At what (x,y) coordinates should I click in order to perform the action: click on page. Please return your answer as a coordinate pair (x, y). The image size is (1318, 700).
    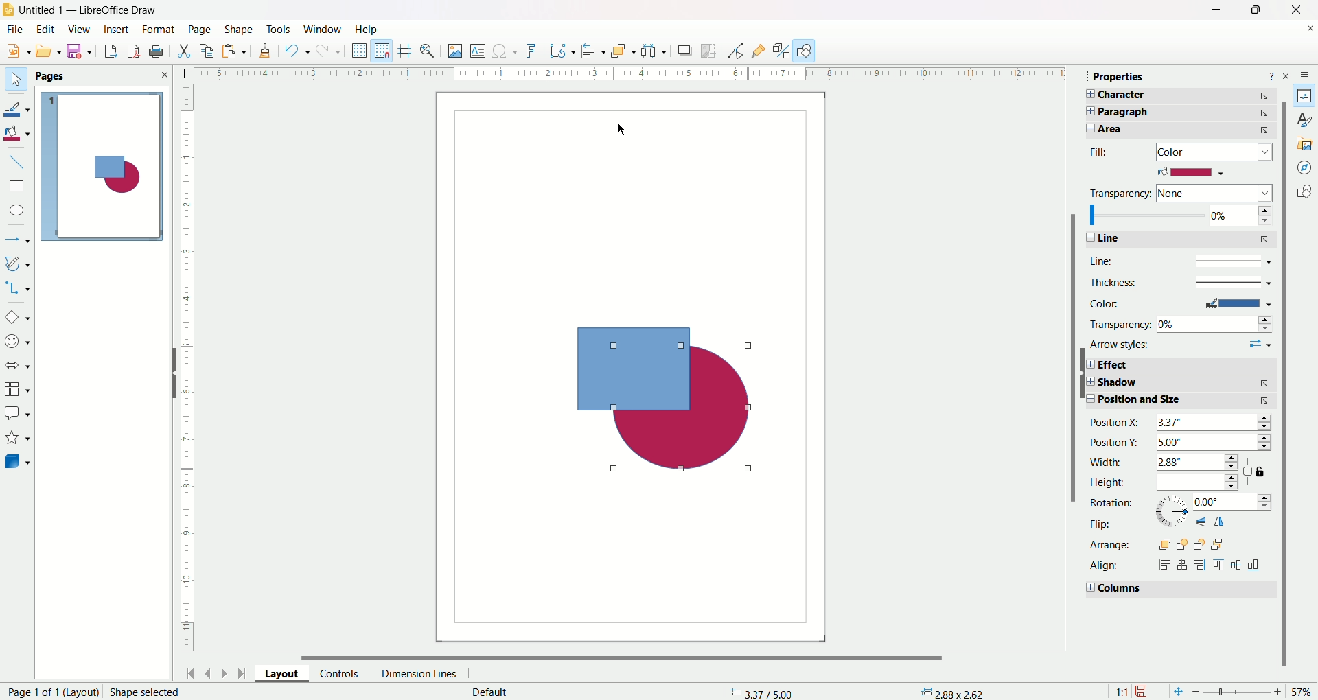
    Looking at the image, I should click on (106, 168).